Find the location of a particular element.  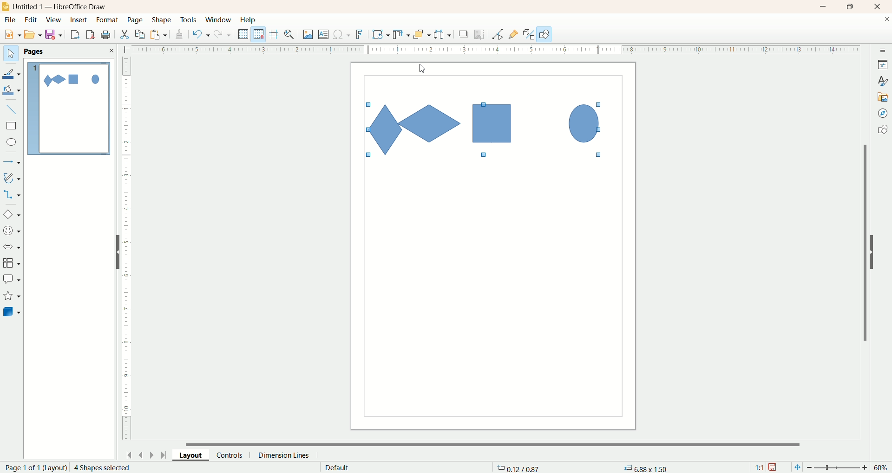

display grid is located at coordinates (244, 33).